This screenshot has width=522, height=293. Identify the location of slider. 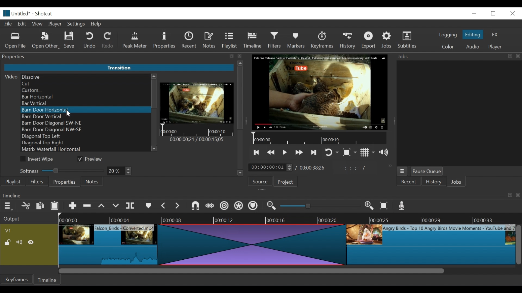
(319, 206).